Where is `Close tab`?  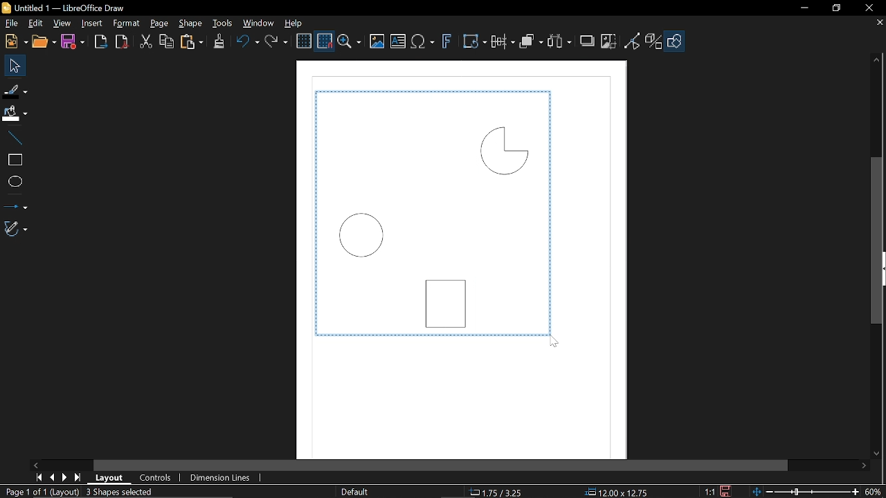
Close tab is located at coordinates (891, 24).